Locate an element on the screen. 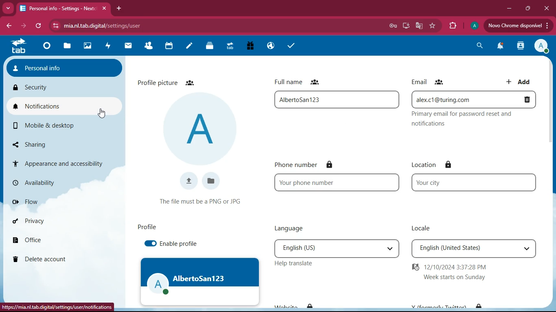  privacy is located at coordinates (49, 220).